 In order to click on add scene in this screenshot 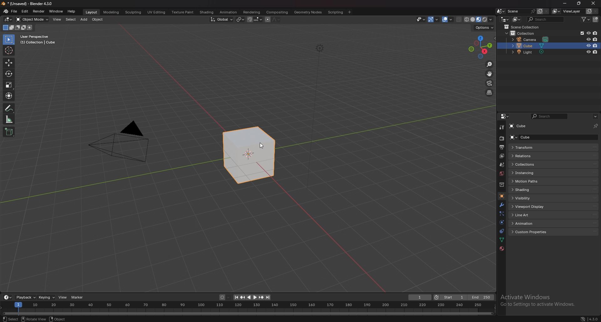, I will do `click(540, 11)`.